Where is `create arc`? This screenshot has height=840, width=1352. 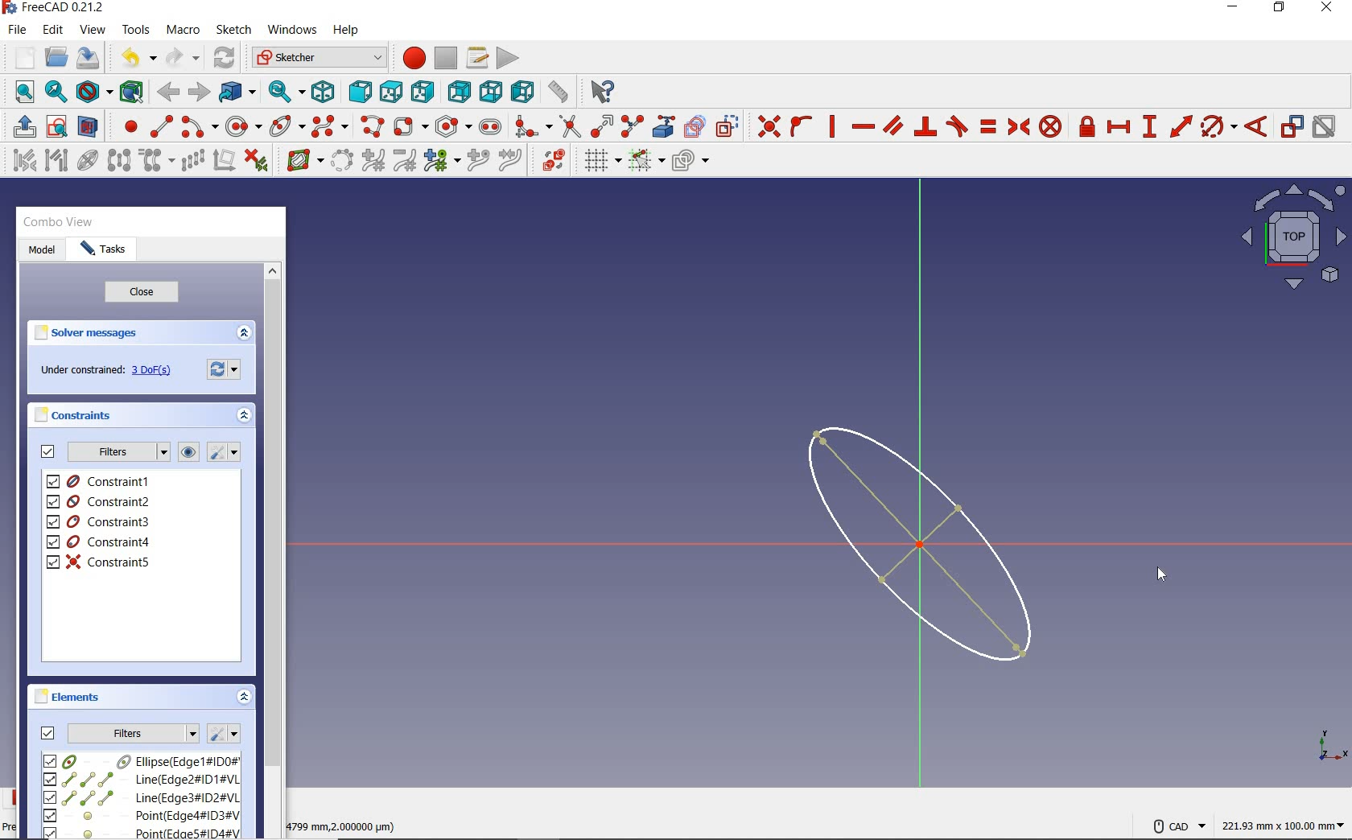 create arc is located at coordinates (200, 125).